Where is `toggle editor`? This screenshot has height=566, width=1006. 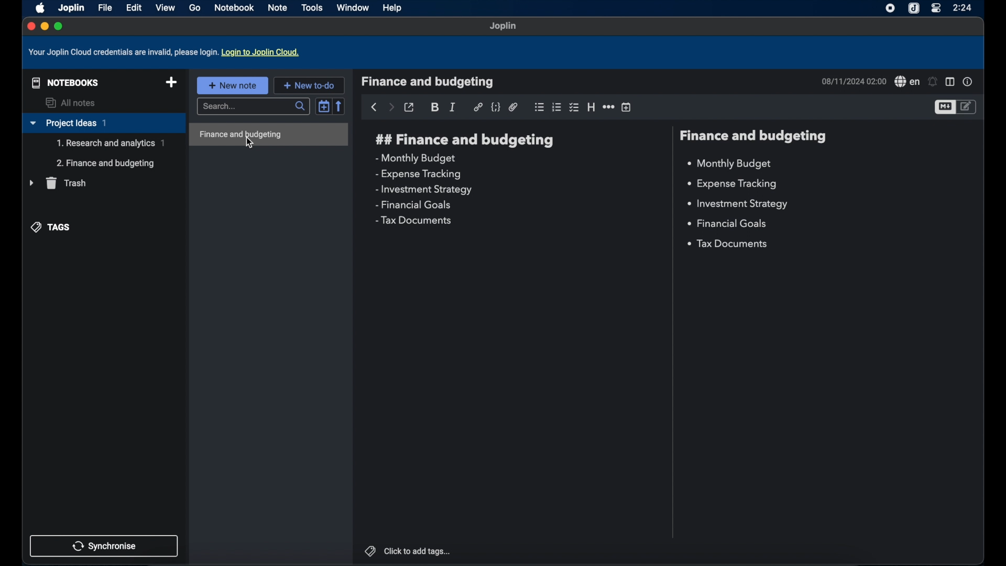 toggle editor is located at coordinates (944, 107).